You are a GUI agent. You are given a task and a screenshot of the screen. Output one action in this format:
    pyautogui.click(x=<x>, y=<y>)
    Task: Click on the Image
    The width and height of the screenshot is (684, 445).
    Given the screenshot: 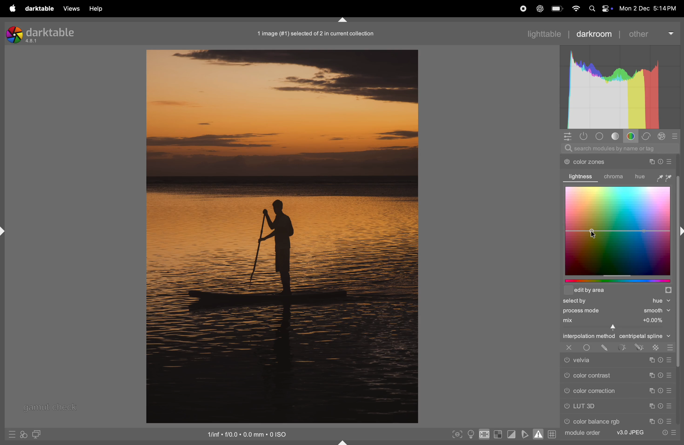 What is the action you would take?
    pyautogui.click(x=281, y=236)
    